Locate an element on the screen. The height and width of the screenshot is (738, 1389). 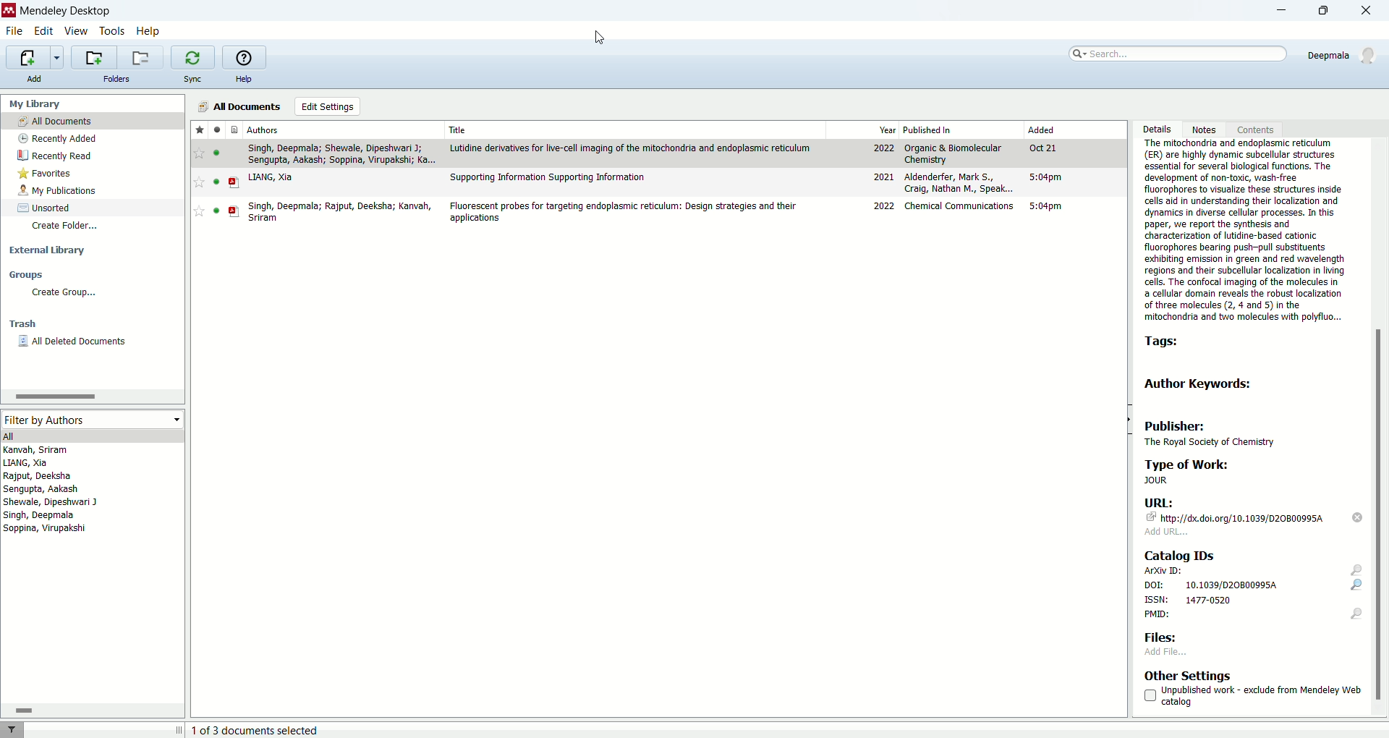
catalog IDs is located at coordinates (1178, 554).